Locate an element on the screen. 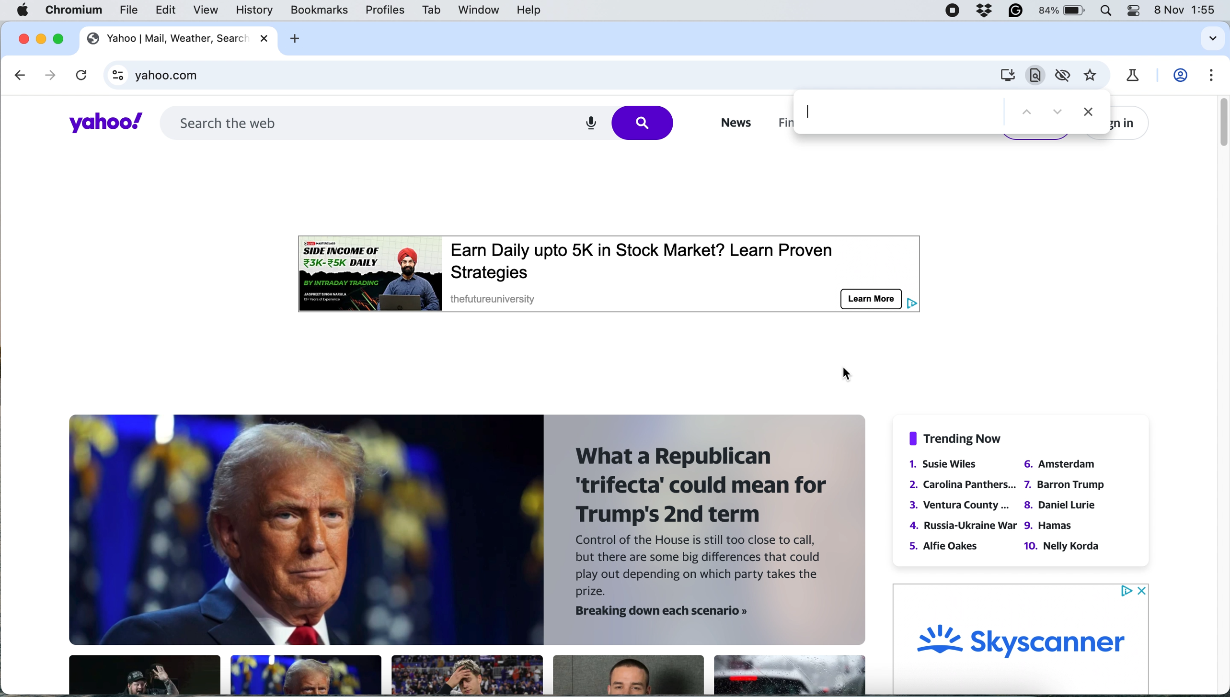  News Article  is located at coordinates (629, 675).